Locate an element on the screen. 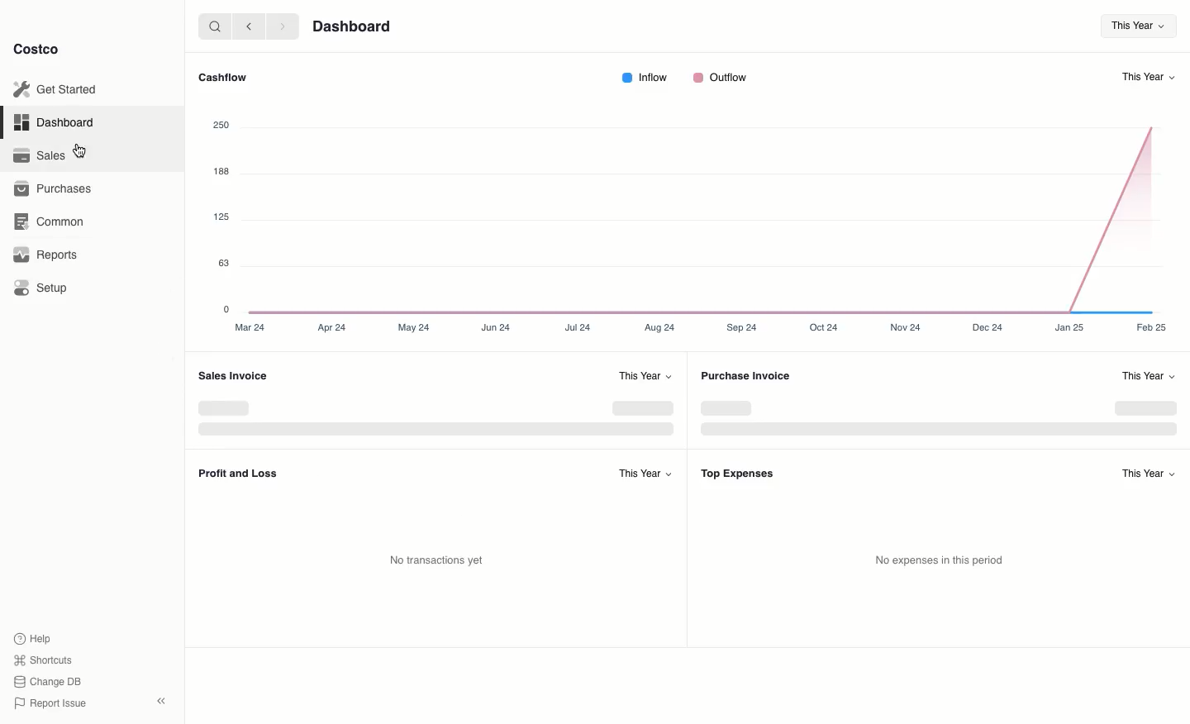 This screenshot has width=1190, height=724. forward is located at coordinates (280, 26).